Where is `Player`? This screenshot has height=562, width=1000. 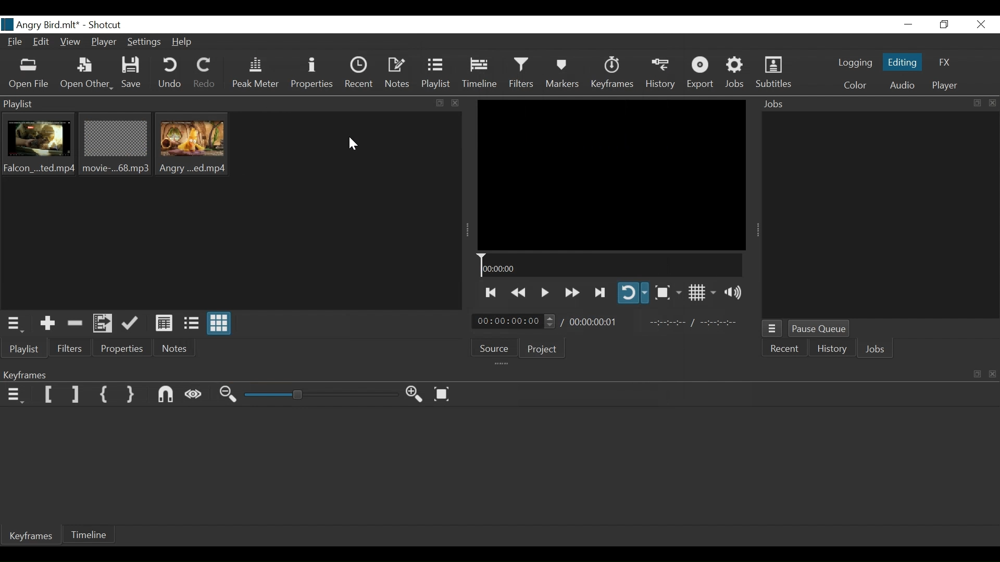
Player is located at coordinates (104, 42).